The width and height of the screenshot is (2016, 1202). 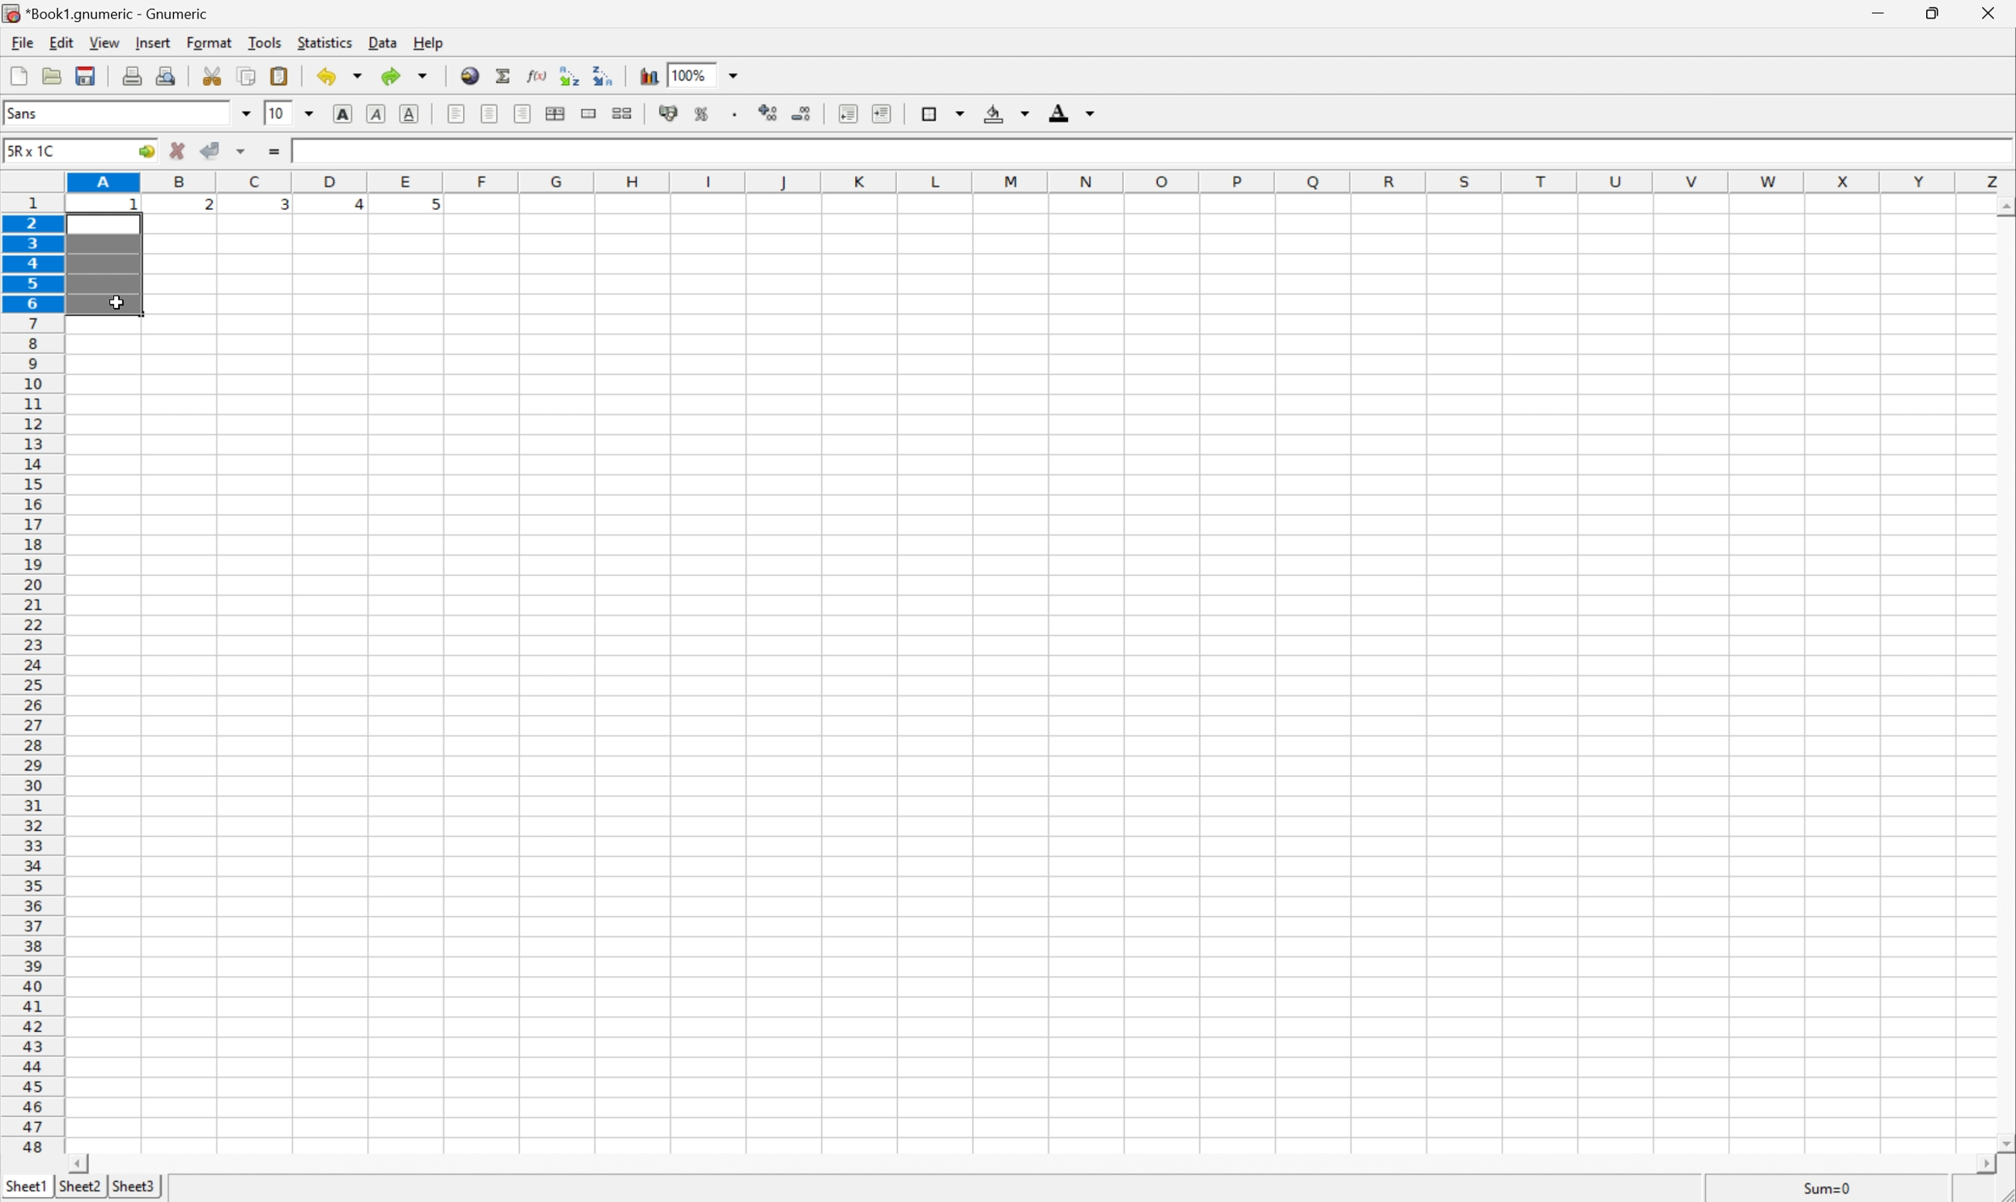 What do you see at coordinates (734, 115) in the screenshot?
I see `Set the format of the selected cells to include a thousands separator` at bounding box center [734, 115].